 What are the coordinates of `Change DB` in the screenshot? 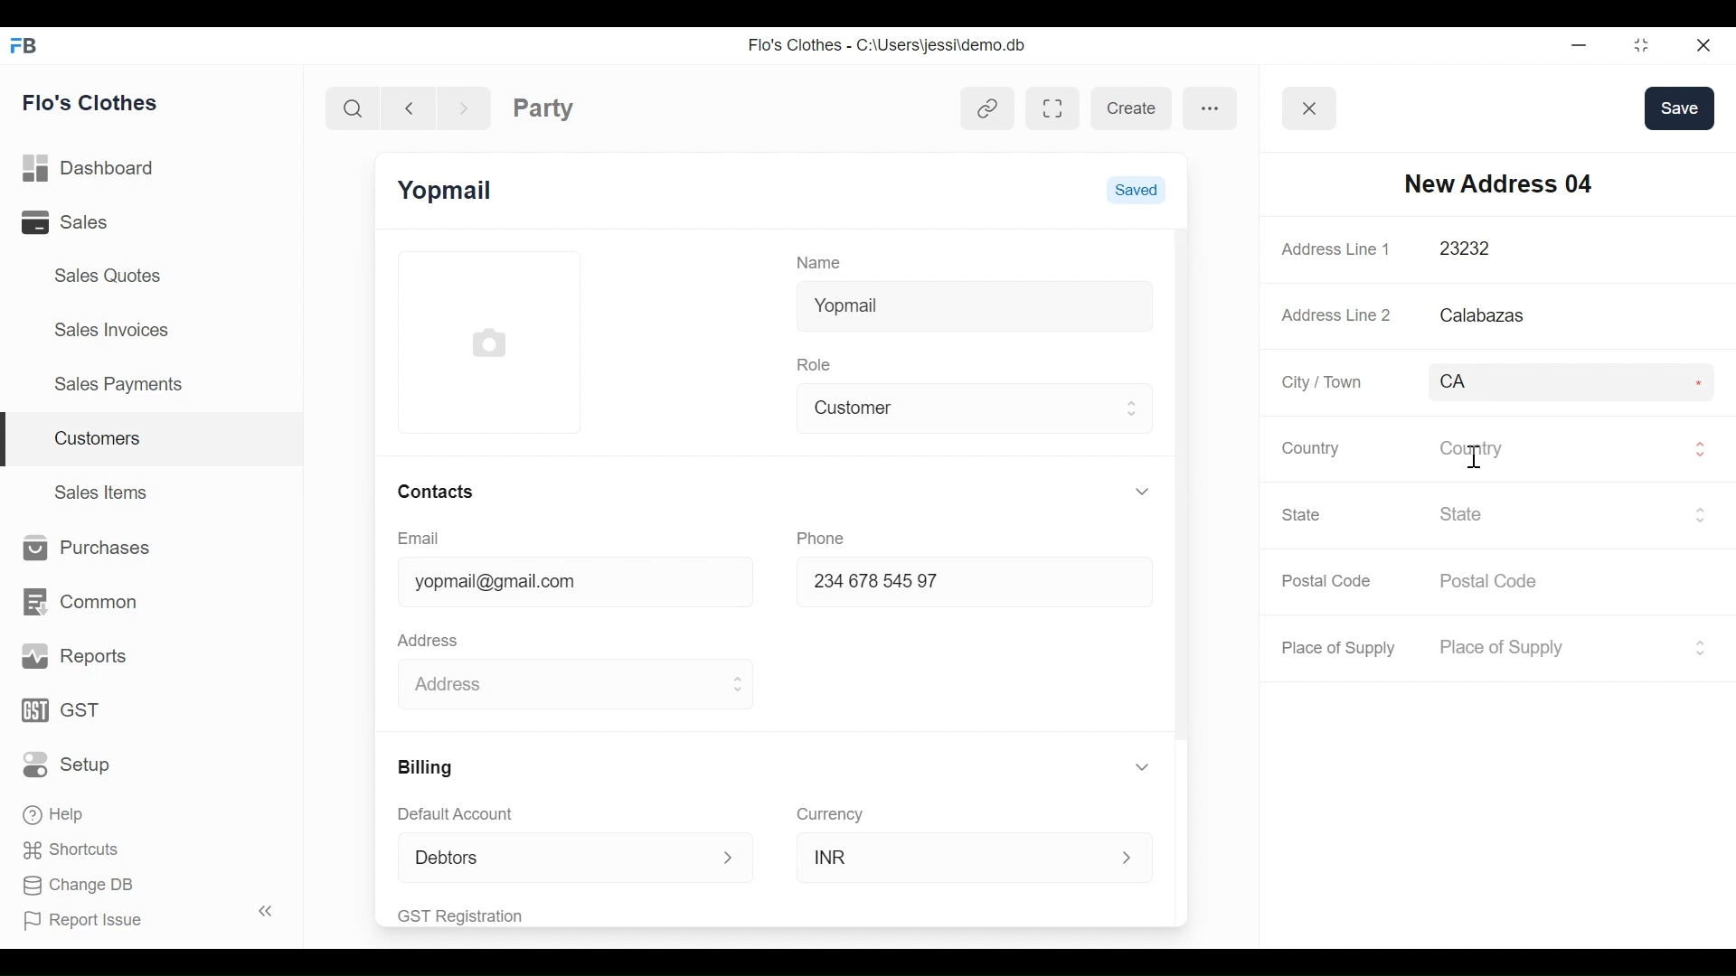 It's located at (80, 887).